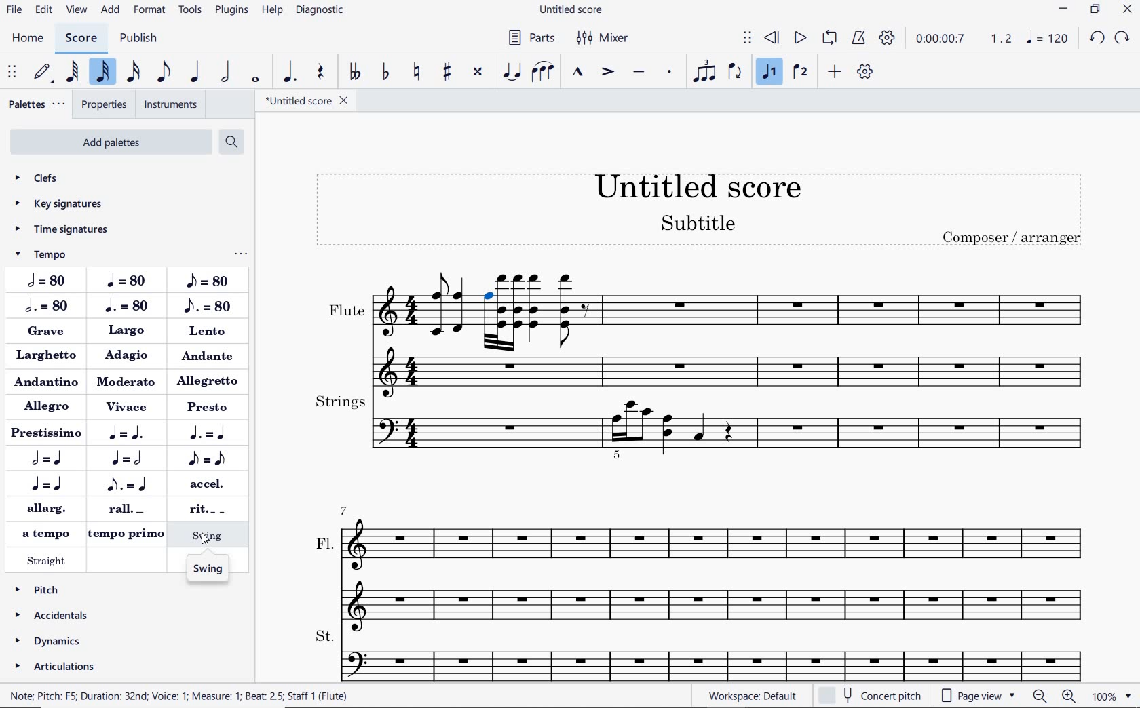 This screenshot has width=1140, height=708. I want to click on add, so click(111, 11).